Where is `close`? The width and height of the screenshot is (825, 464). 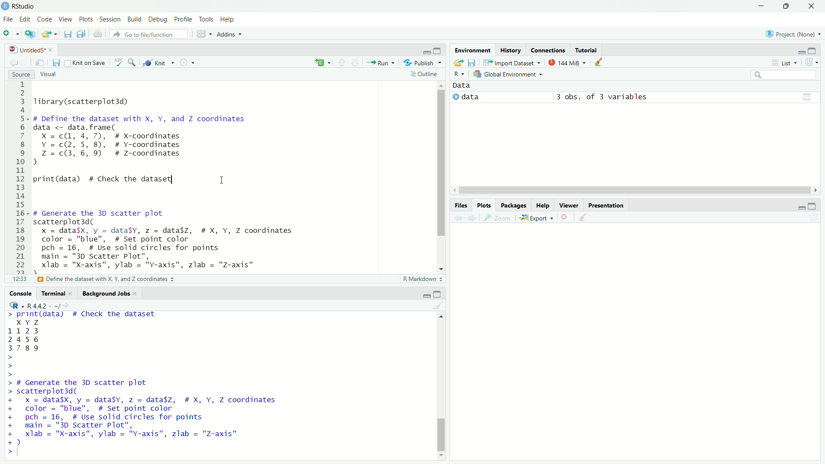
close is located at coordinates (72, 294).